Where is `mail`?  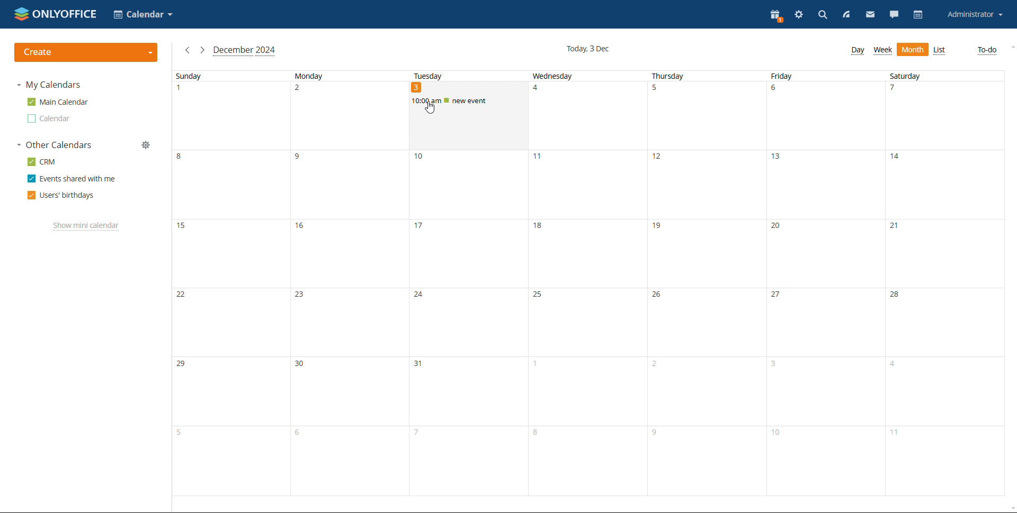 mail is located at coordinates (871, 14).